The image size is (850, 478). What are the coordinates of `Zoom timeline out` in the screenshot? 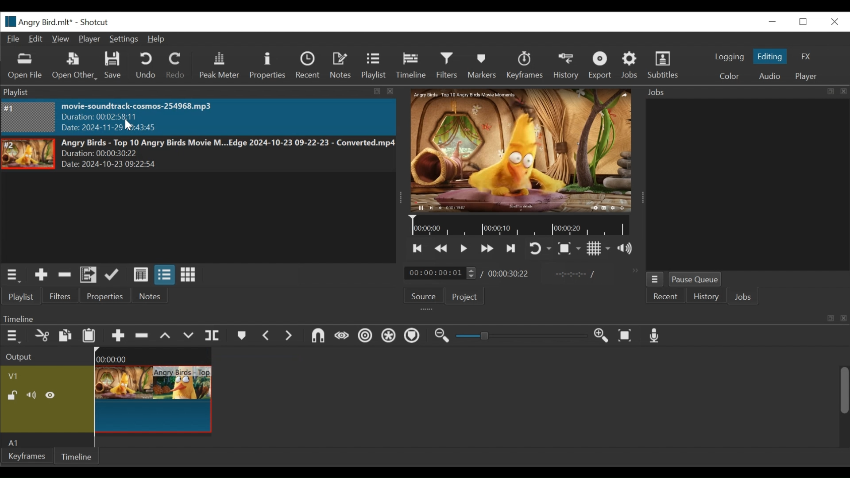 It's located at (444, 336).